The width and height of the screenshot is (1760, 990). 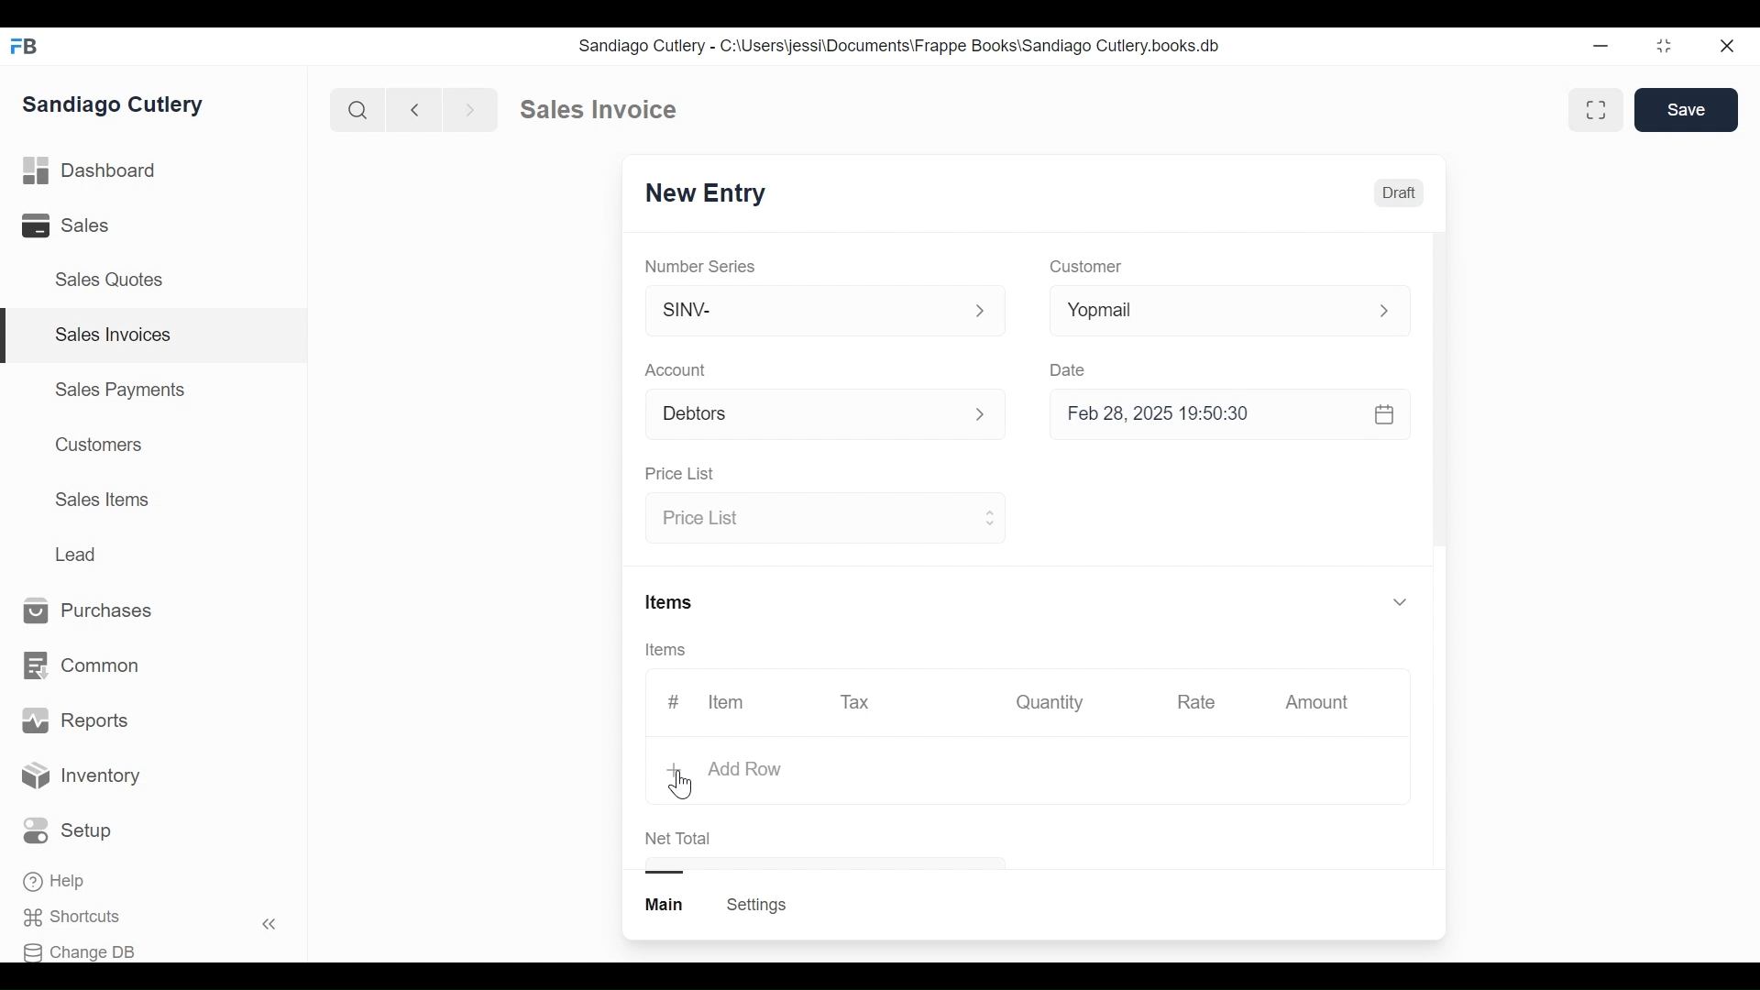 I want to click on Settings, so click(x=759, y=905).